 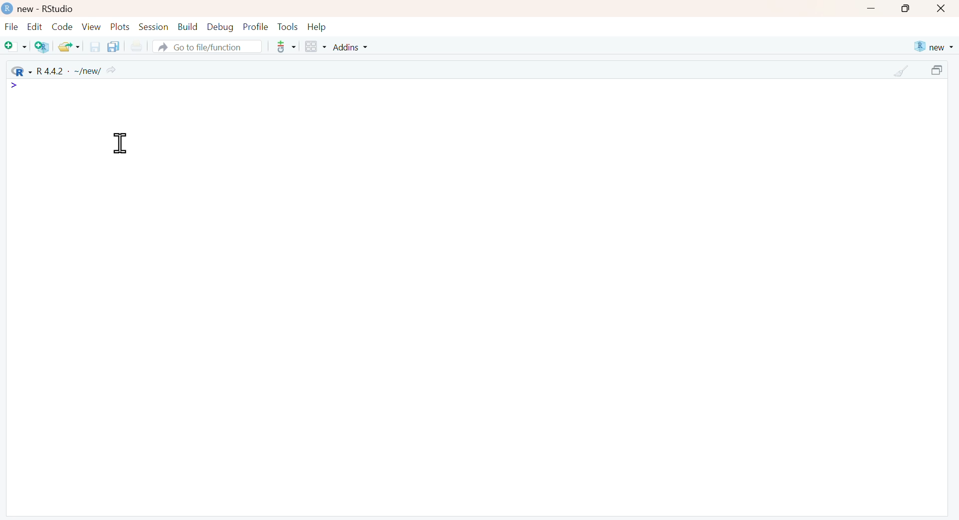 What do you see at coordinates (941, 9) in the screenshot?
I see `close` at bounding box center [941, 9].